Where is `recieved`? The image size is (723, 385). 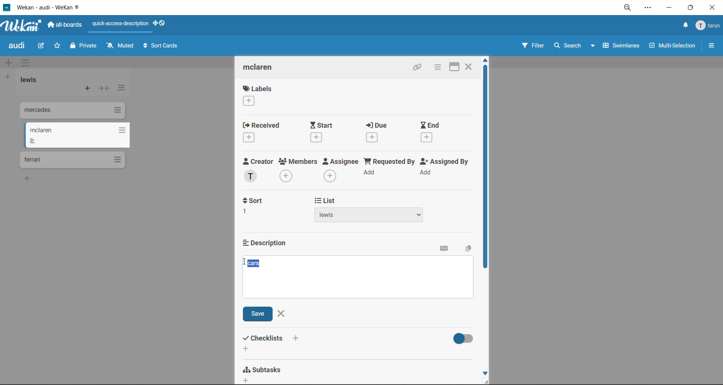
recieved is located at coordinates (264, 132).